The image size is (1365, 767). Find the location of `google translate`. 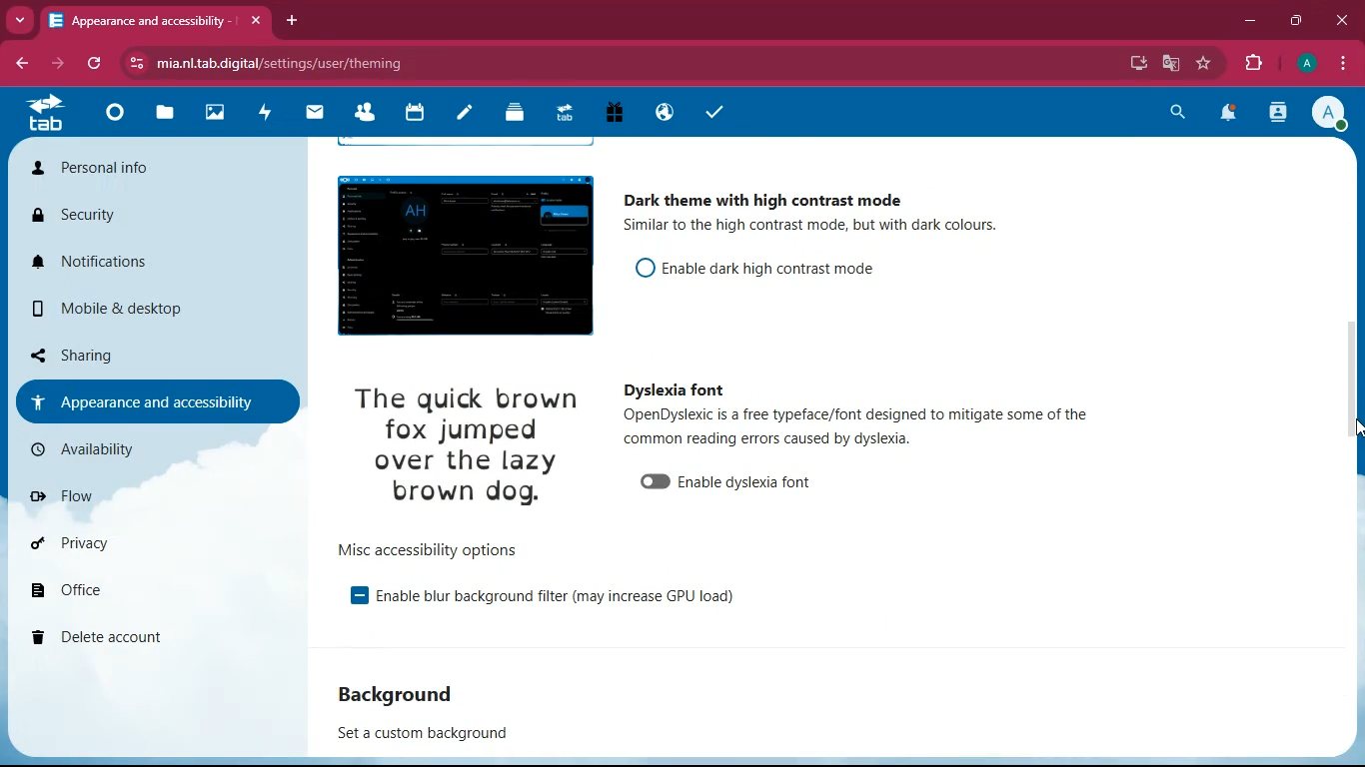

google translate is located at coordinates (1169, 64).